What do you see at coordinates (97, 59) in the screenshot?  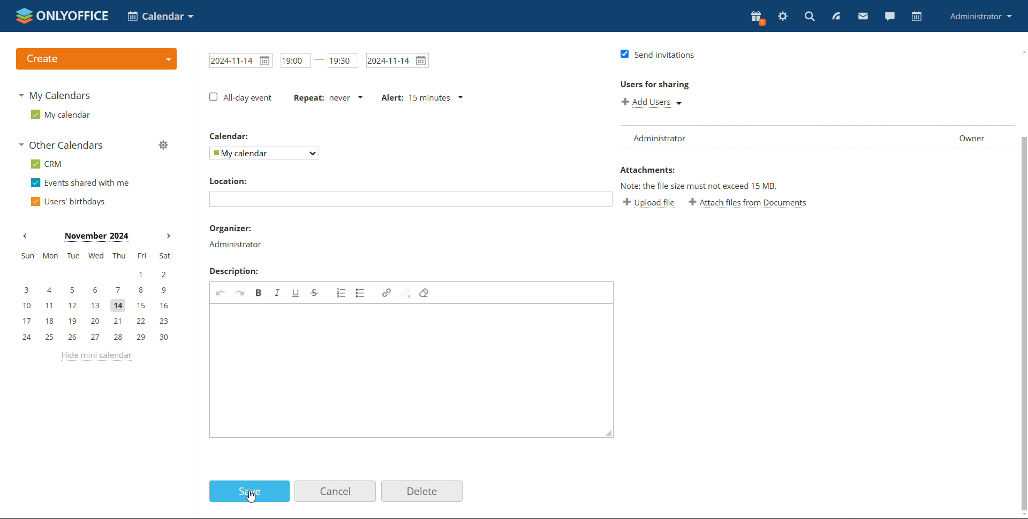 I see `logo` at bounding box center [97, 59].